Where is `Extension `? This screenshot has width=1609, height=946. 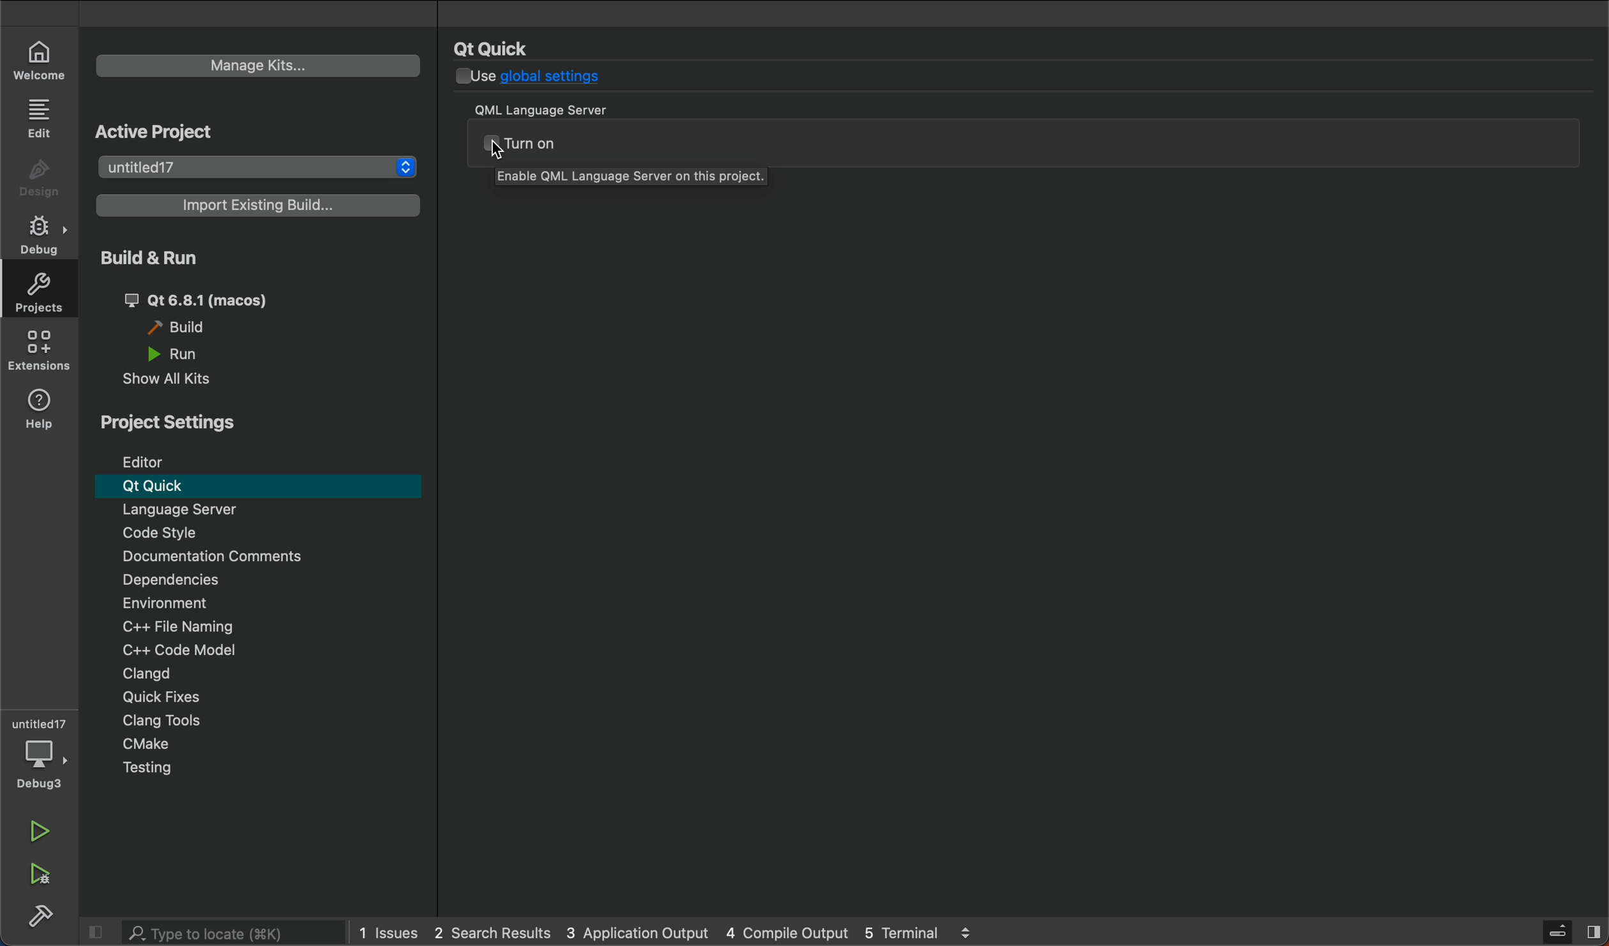 Extension  is located at coordinates (38, 349).